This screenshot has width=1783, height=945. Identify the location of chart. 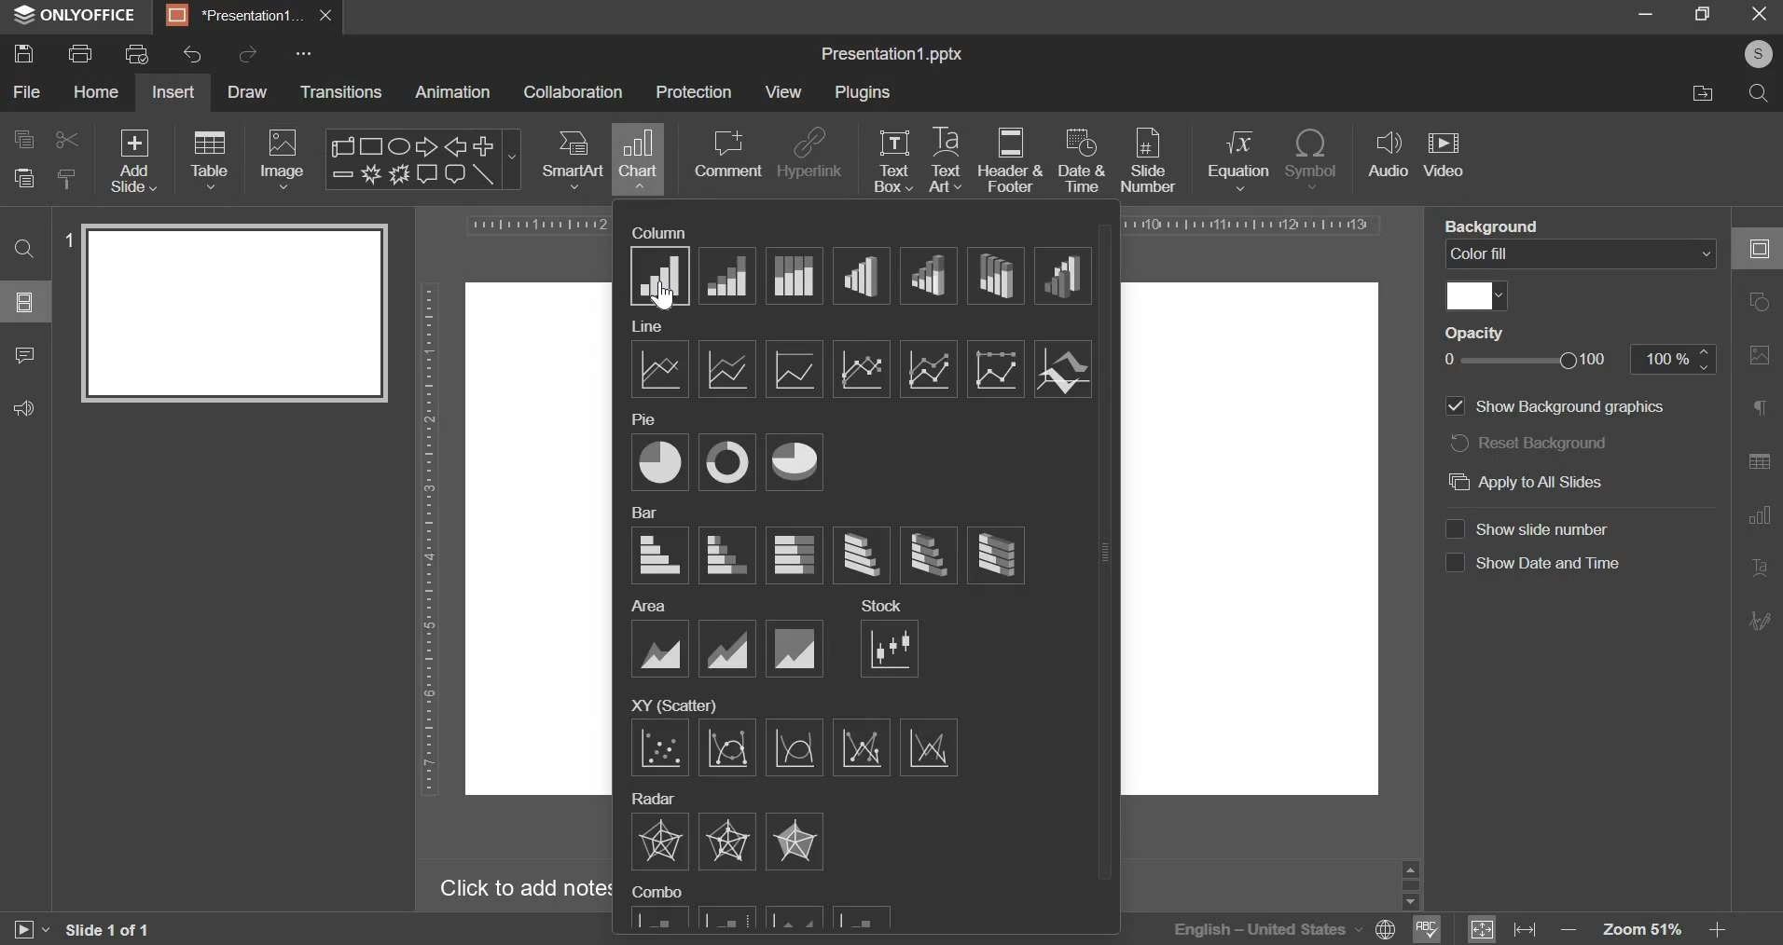
(641, 159).